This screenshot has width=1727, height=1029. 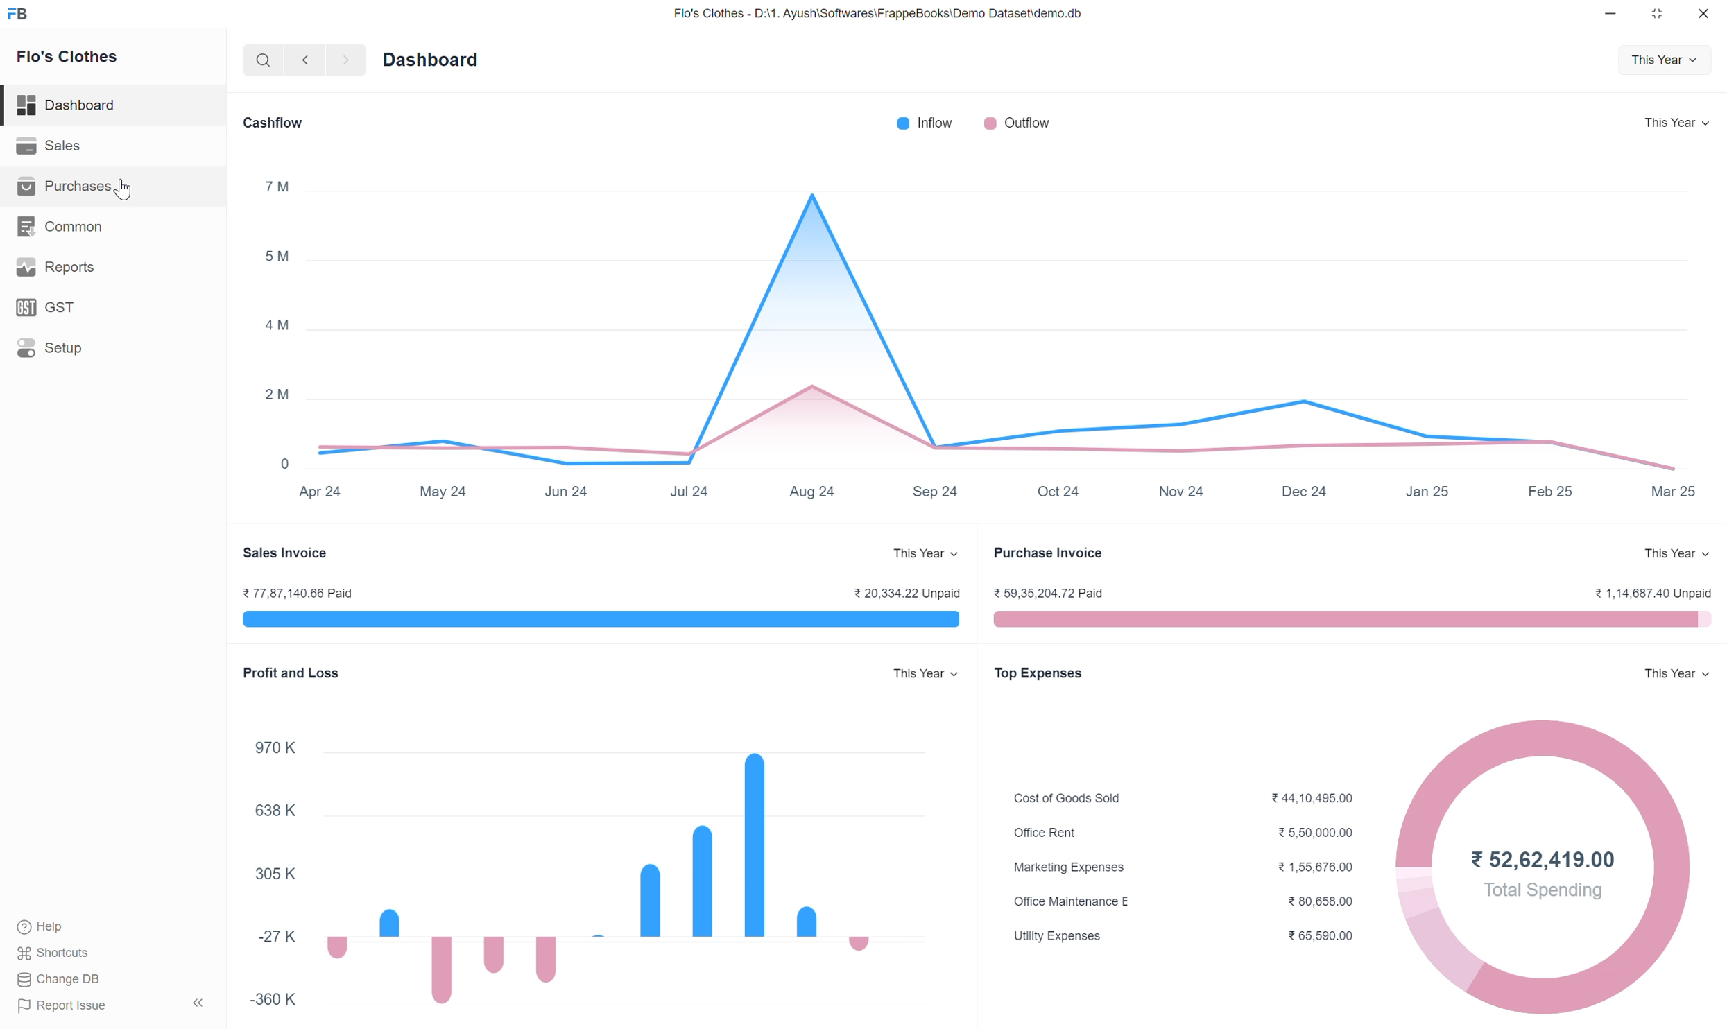 I want to click on 638 K, so click(x=275, y=811).